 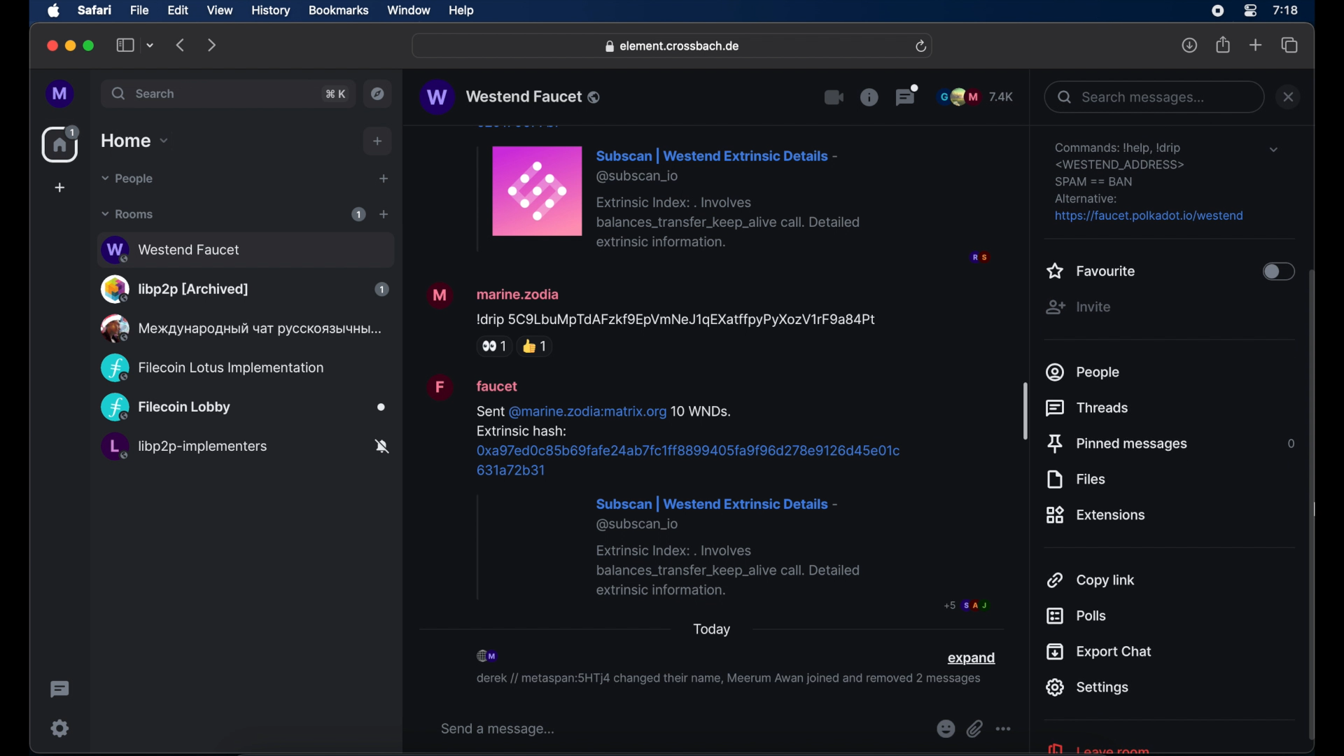 What do you see at coordinates (1076, 616) in the screenshot?
I see `polls` at bounding box center [1076, 616].